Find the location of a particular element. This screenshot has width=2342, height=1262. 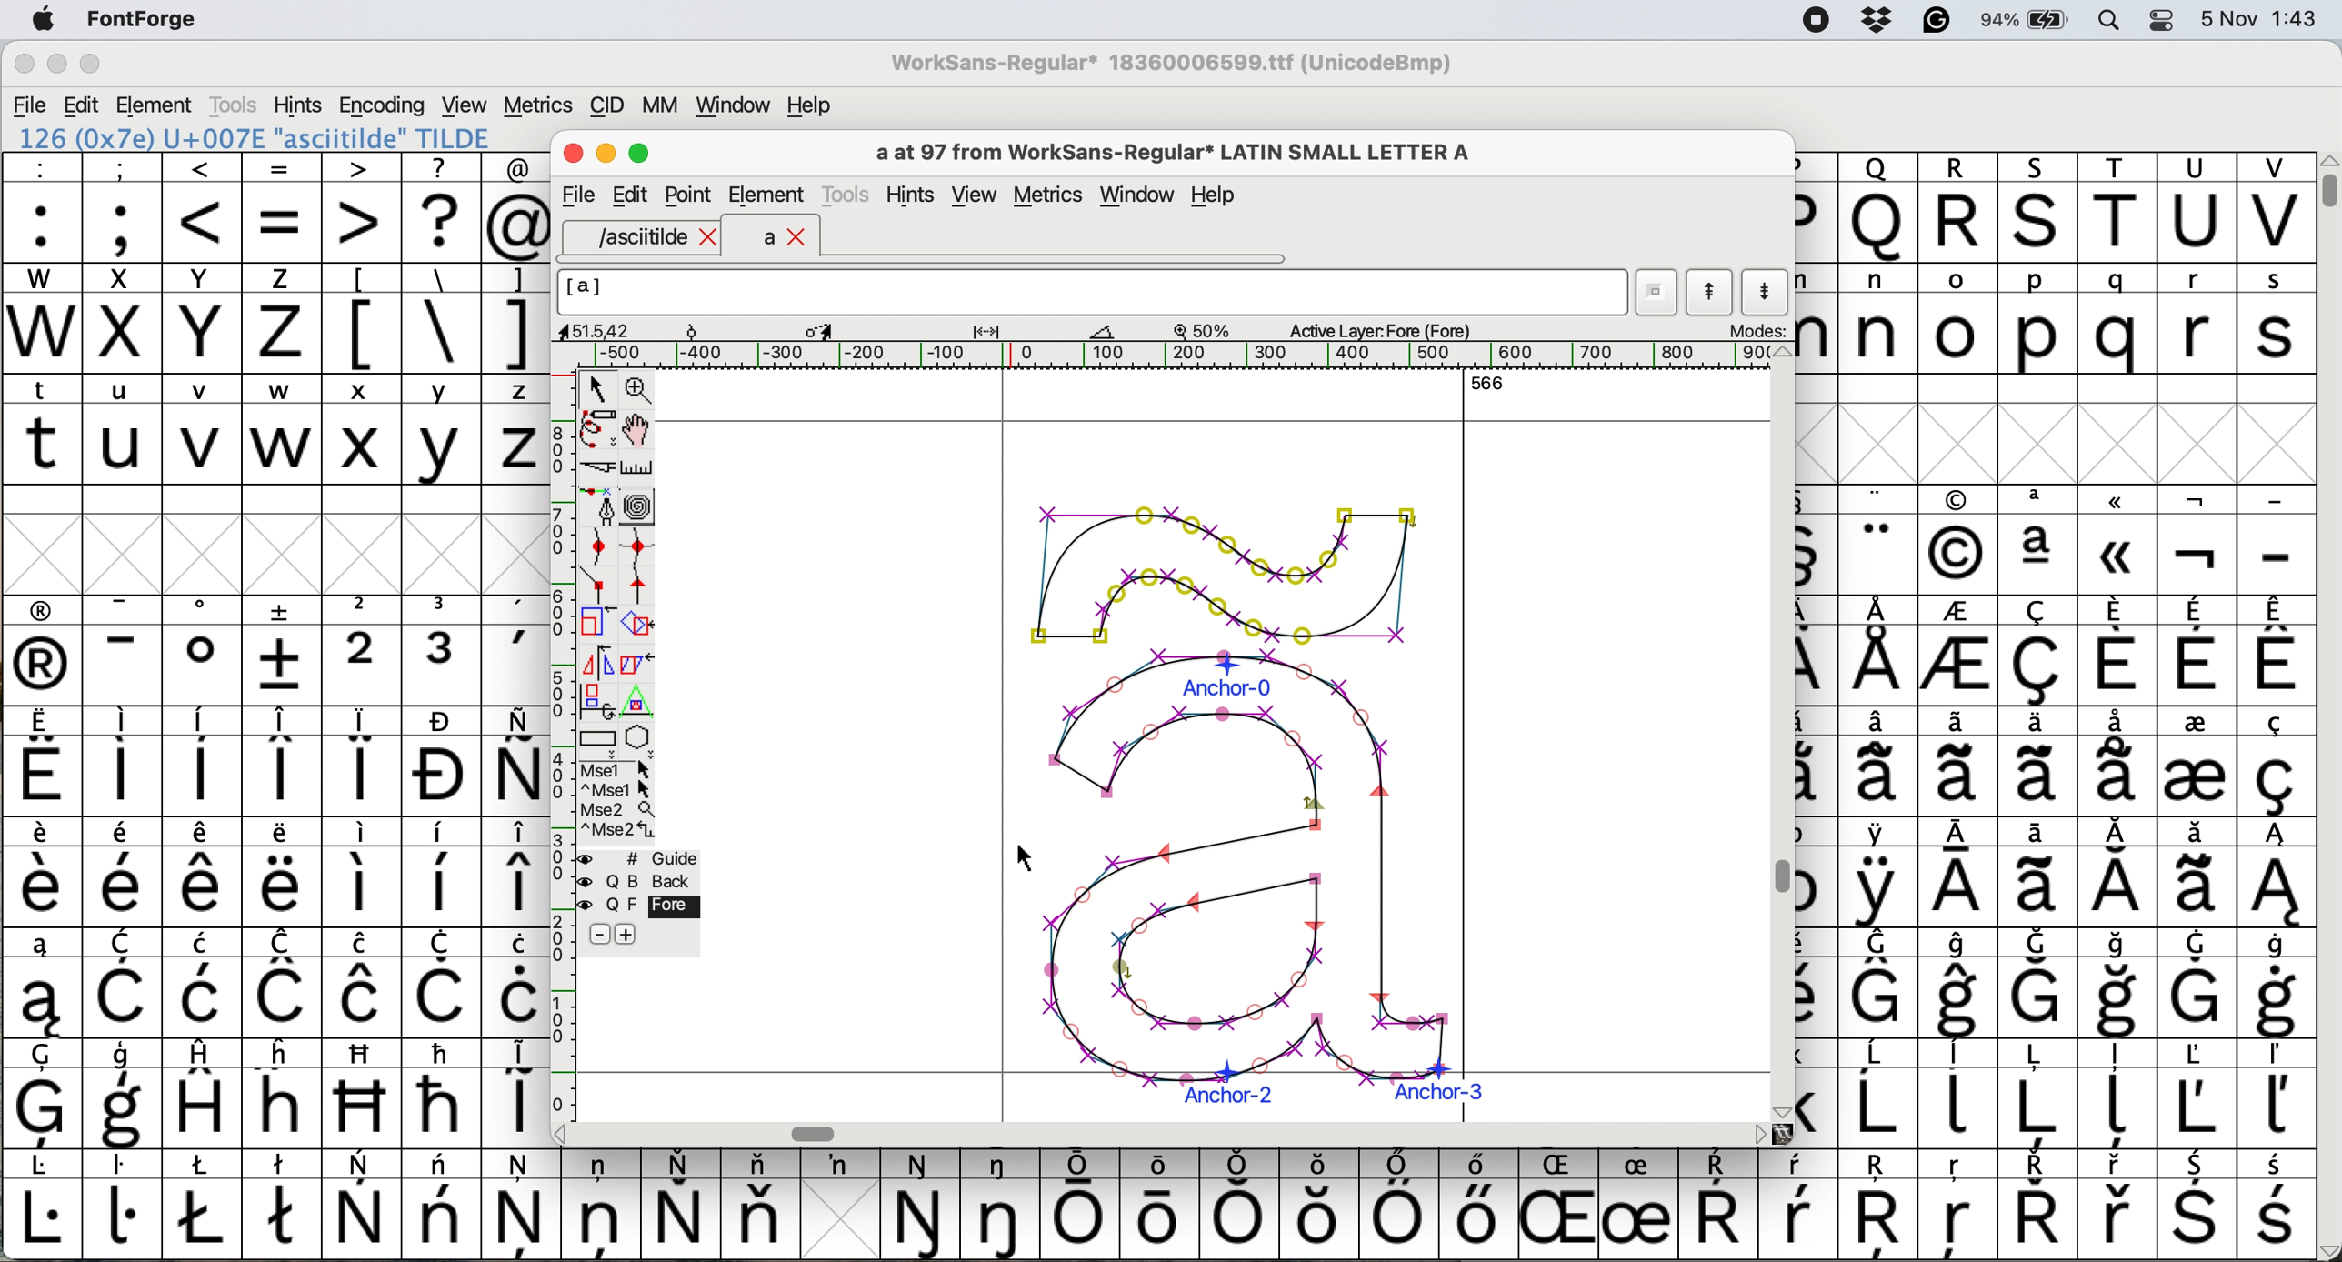

q is located at coordinates (2122, 320).